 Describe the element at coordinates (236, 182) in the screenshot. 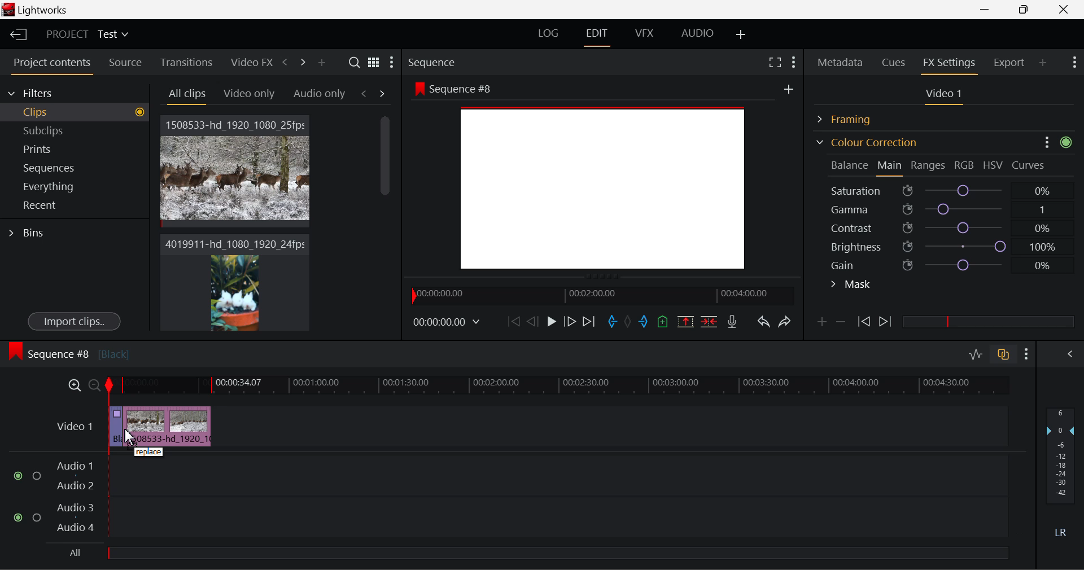

I see `Cursor MOUSE_DOWN on Clip 1` at that location.